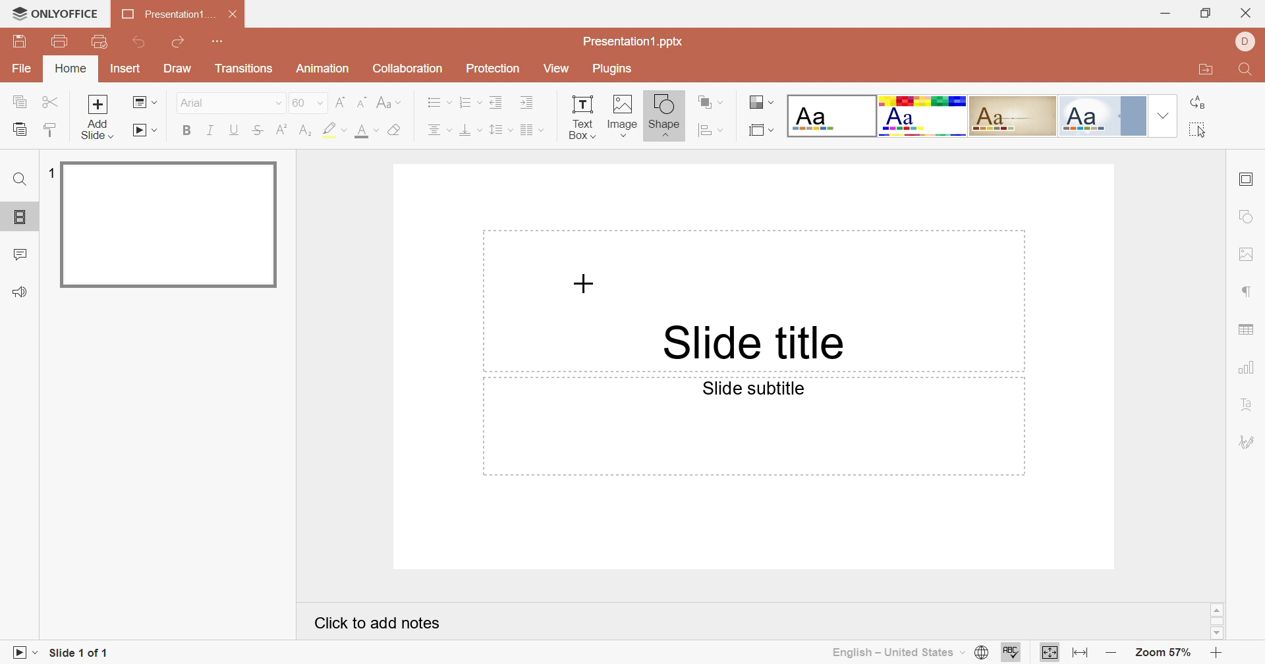 This screenshot has height=664, width=1265. Describe the element at coordinates (1196, 129) in the screenshot. I see `Select all` at that location.